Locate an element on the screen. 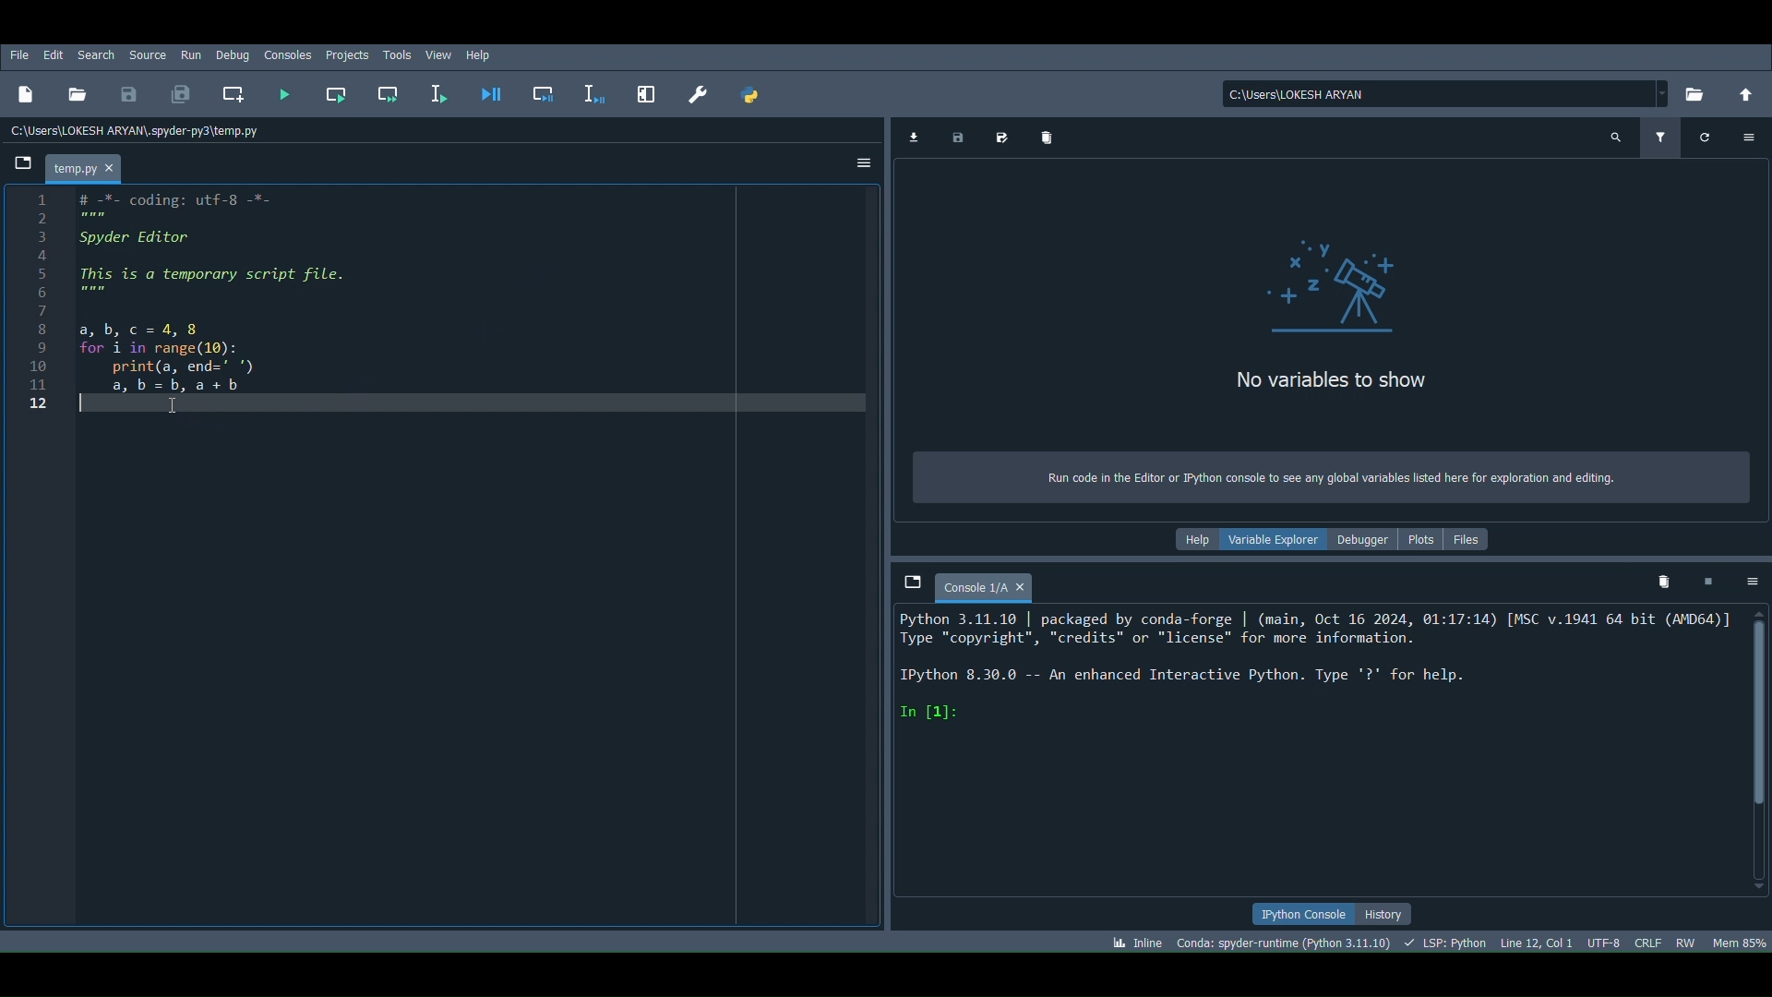 Image resolution: width=1772 pixels, height=997 pixels. Version is located at coordinates (1285, 939).